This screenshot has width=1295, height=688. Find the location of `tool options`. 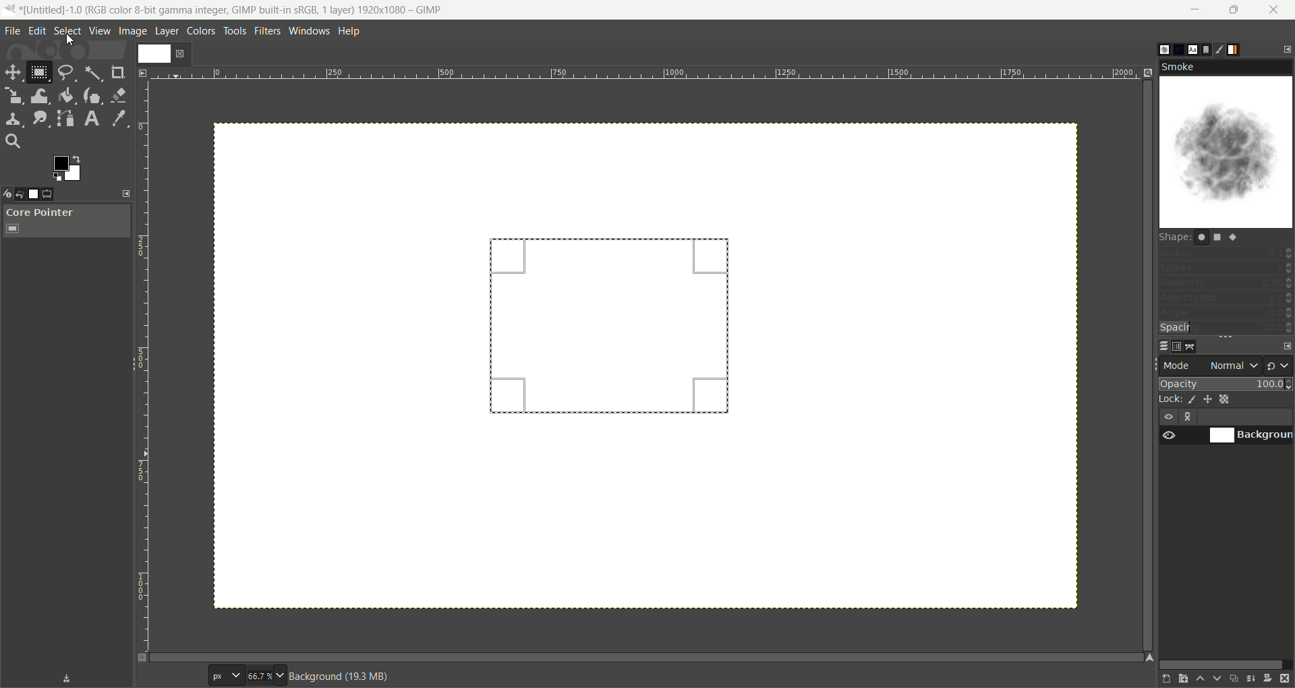

tool options is located at coordinates (47, 194).